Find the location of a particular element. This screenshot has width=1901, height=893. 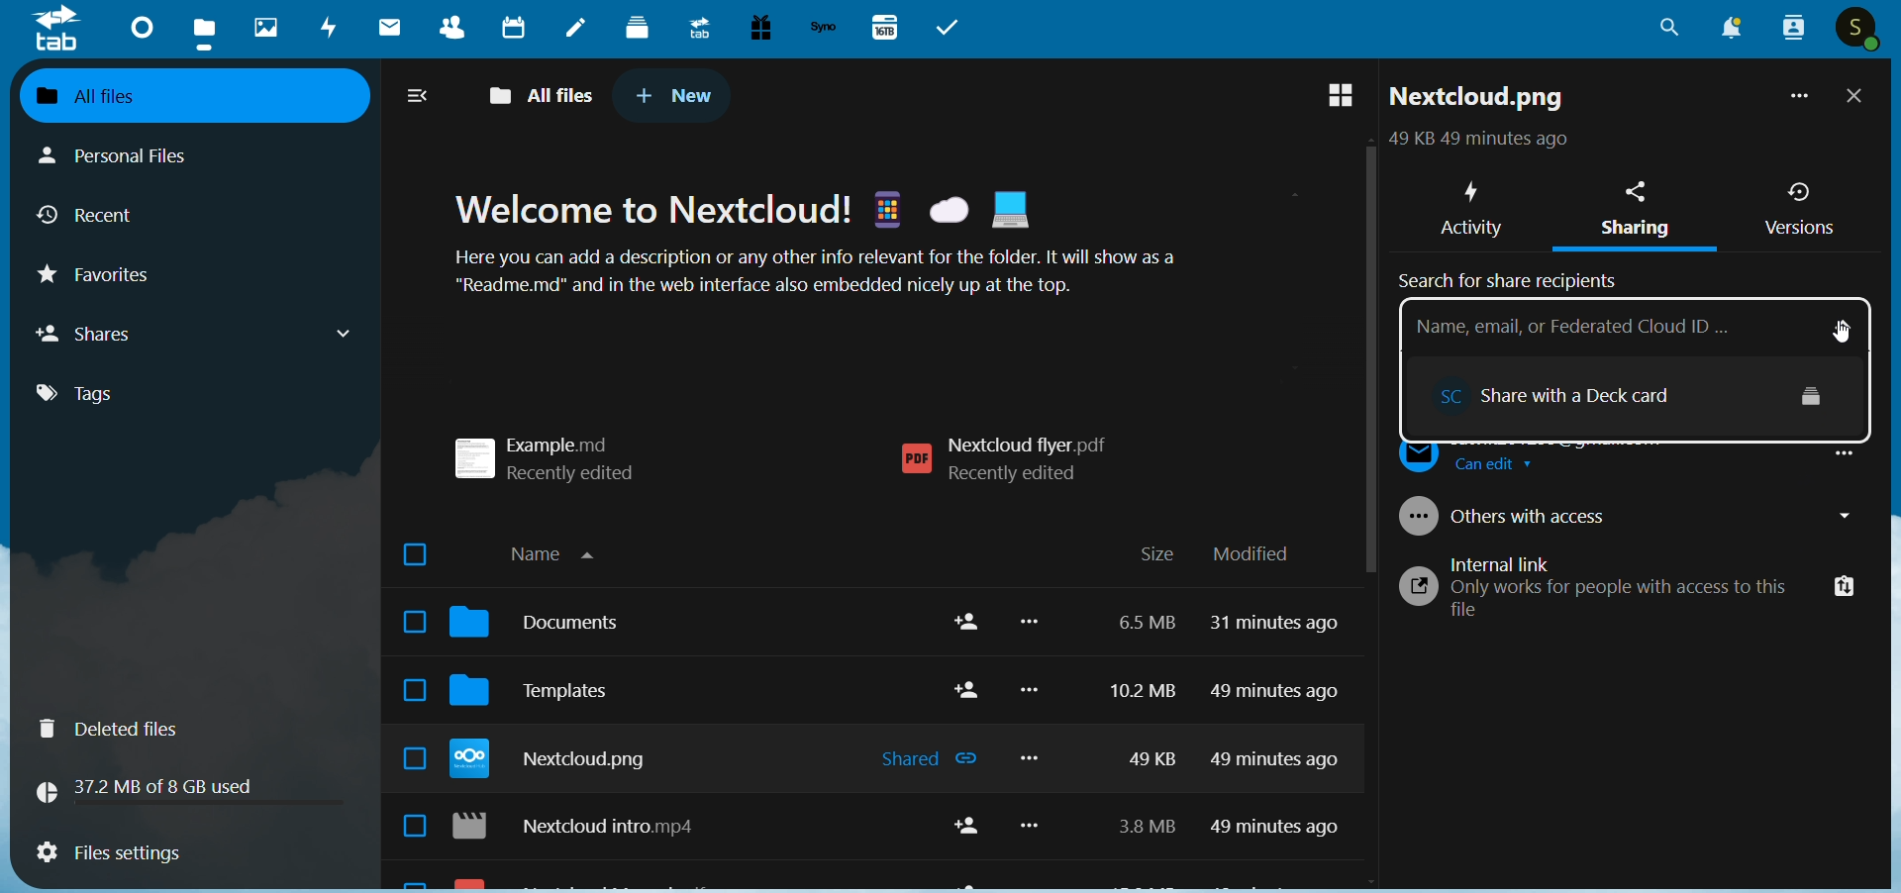

name is located at coordinates (562, 550).